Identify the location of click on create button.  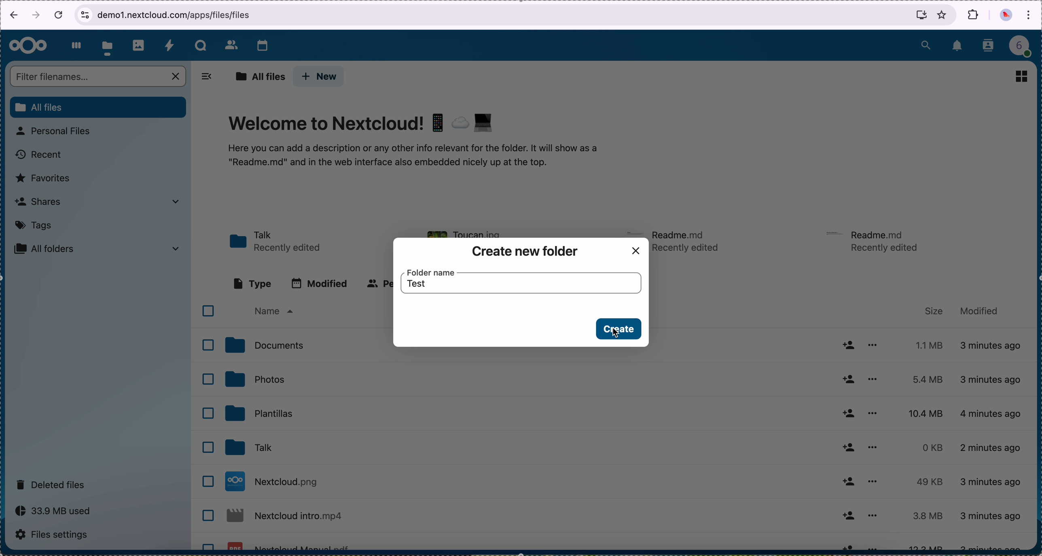
(618, 330).